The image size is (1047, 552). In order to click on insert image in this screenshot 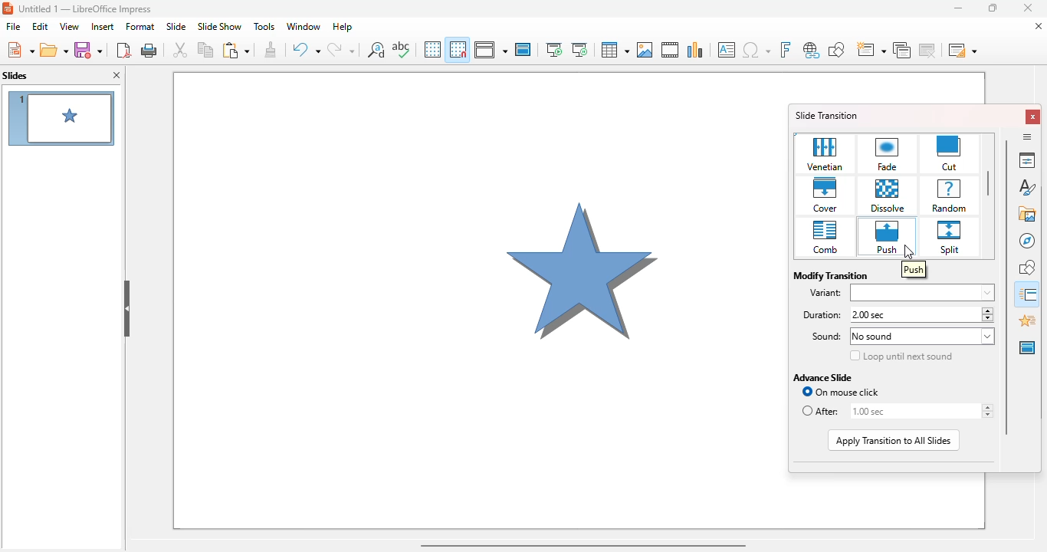, I will do `click(646, 50)`.